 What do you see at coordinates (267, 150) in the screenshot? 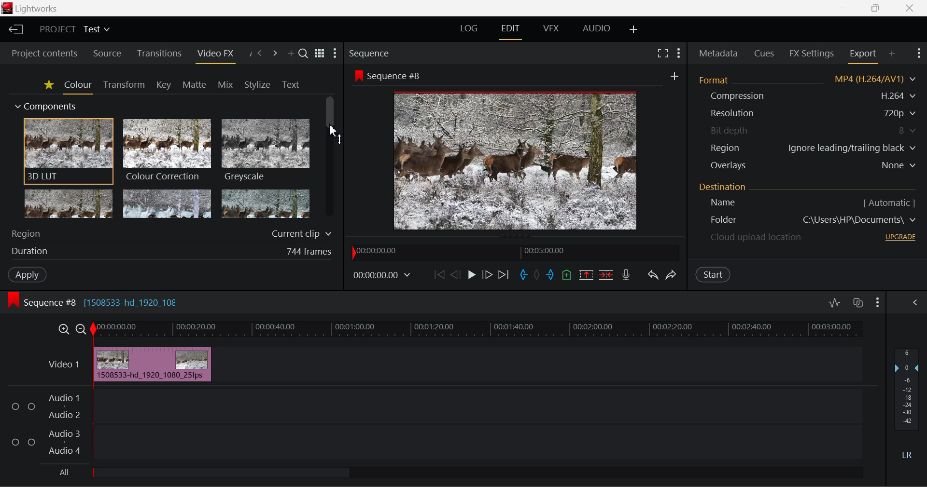
I see `Greyscale` at bounding box center [267, 150].